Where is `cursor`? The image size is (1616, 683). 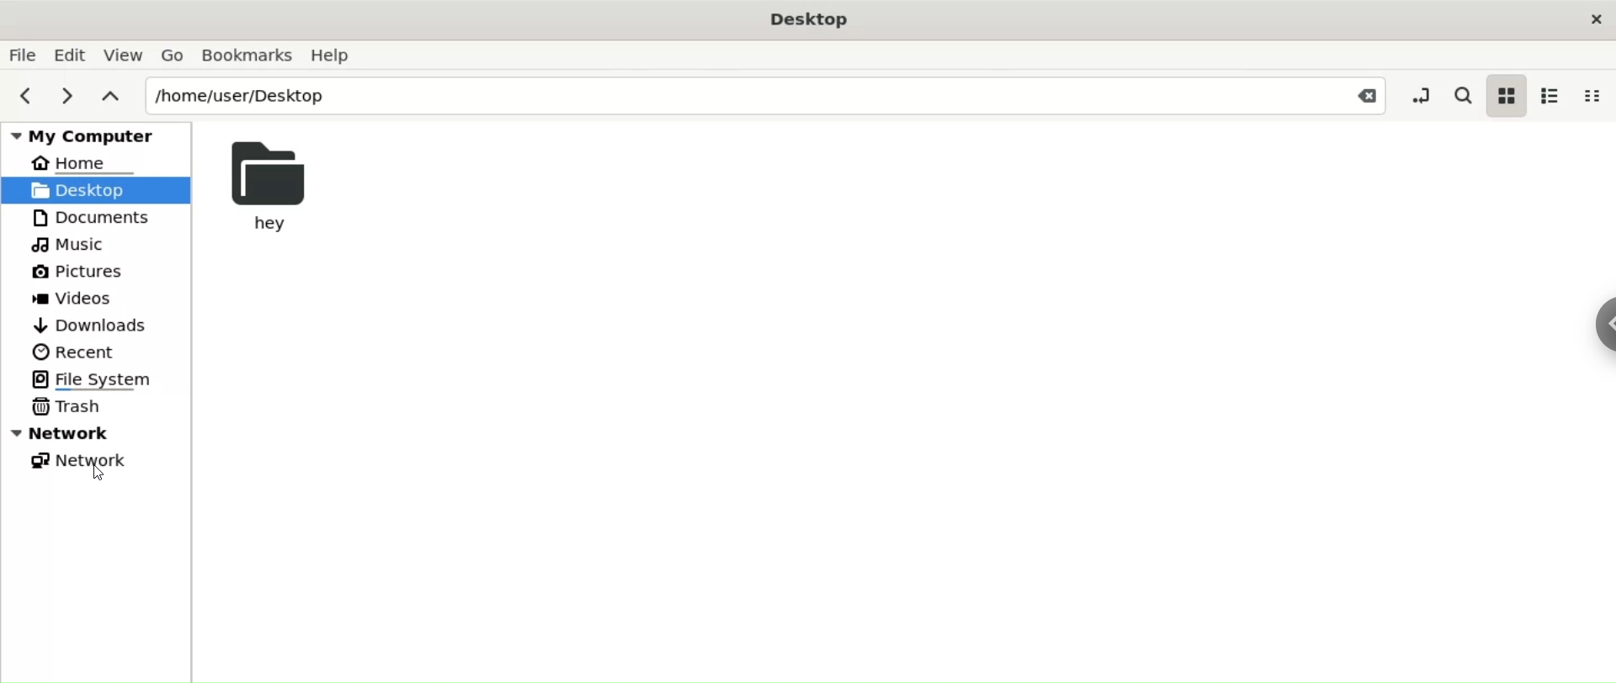
cursor is located at coordinates (104, 475).